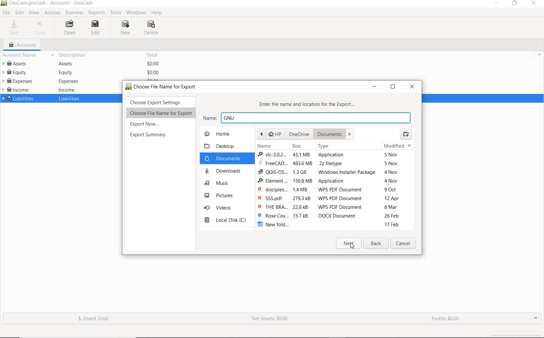 The image size is (544, 338). Describe the element at coordinates (300, 134) in the screenshot. I see `OneDrie` at that location.